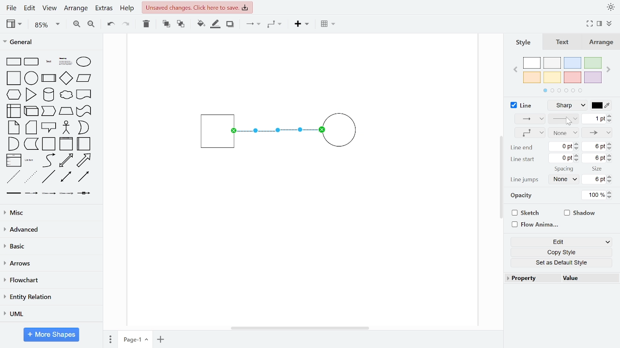 The image size is (620, 348). I want to click on vertical container, so click(66, 144).